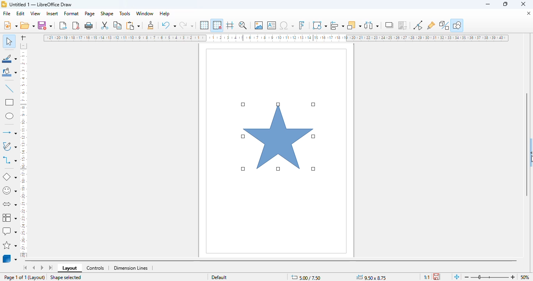 This screenshot has height=281, width=533. I want to click on cut, so click(104, 25).